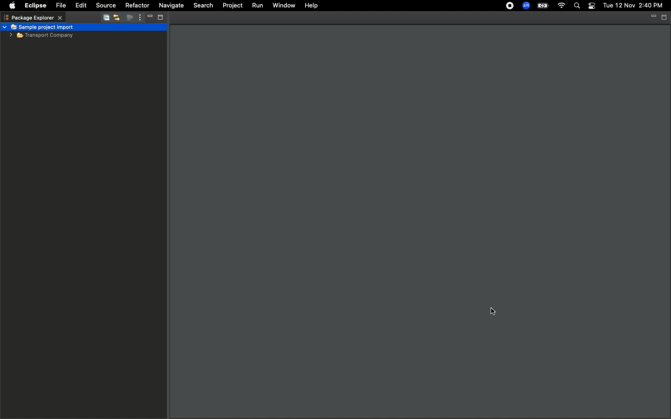 Image resolution: width=671 pixels, height=419 pixels. Describe the element at coordinates (80, 6) in the screenshot. I see `Edit` at that location.